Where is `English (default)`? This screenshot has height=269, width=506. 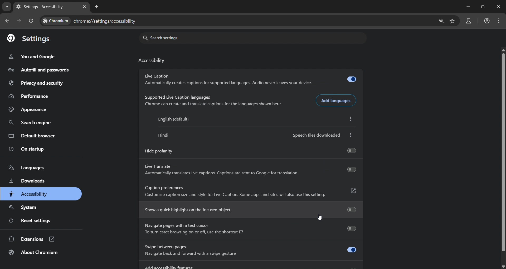
English (default) is located at coordinates (174, 119).